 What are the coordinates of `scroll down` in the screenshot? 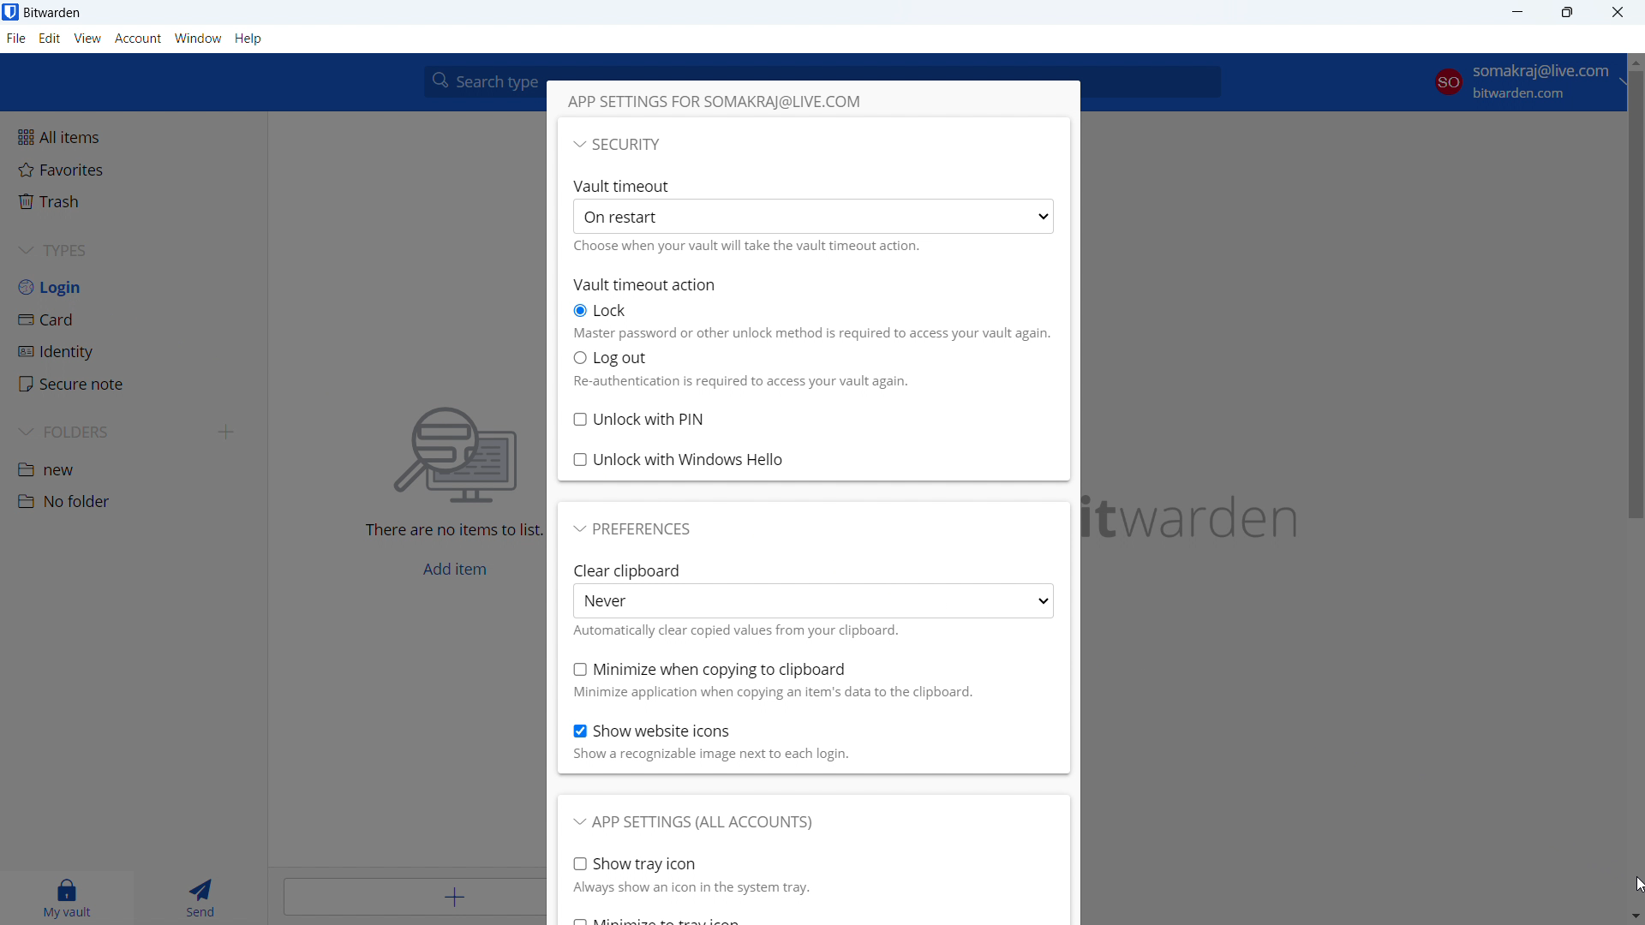 It's located at (1635, 915).